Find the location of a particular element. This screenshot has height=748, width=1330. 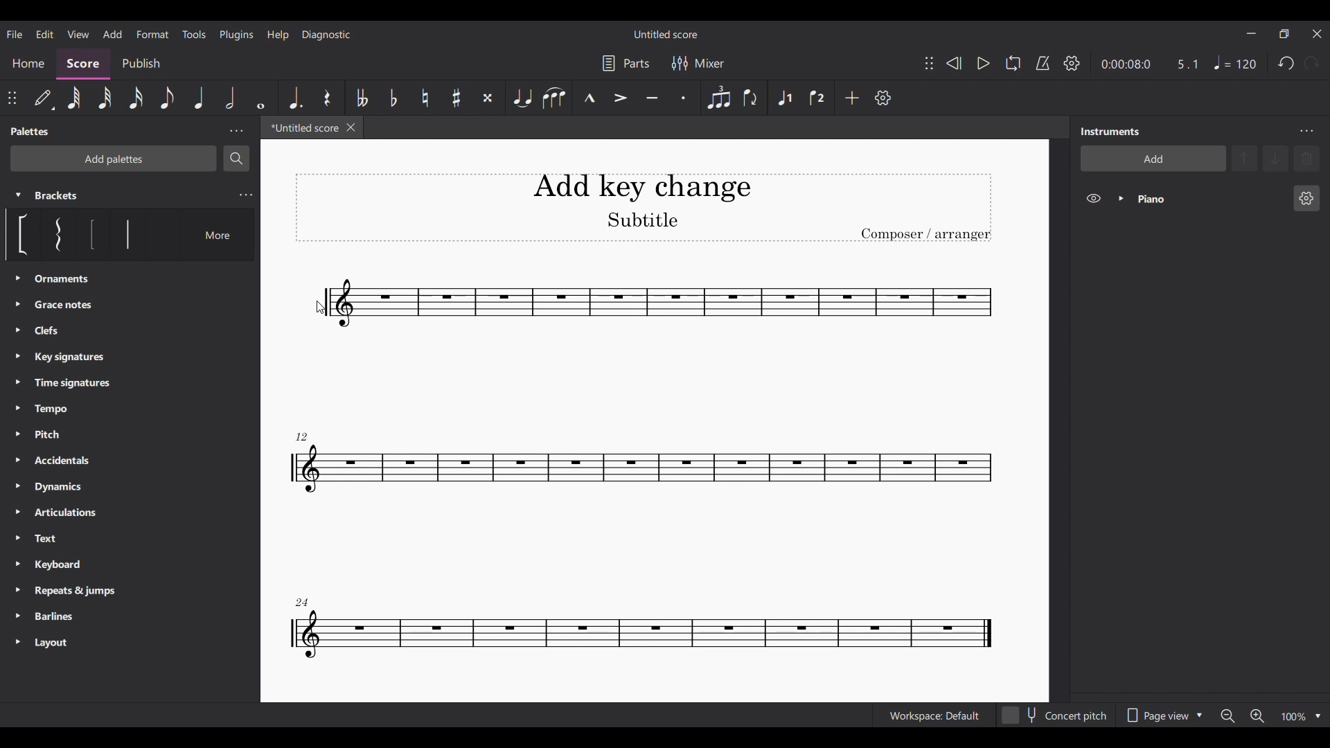

Voice 2 is located at coordinates (816, 98).